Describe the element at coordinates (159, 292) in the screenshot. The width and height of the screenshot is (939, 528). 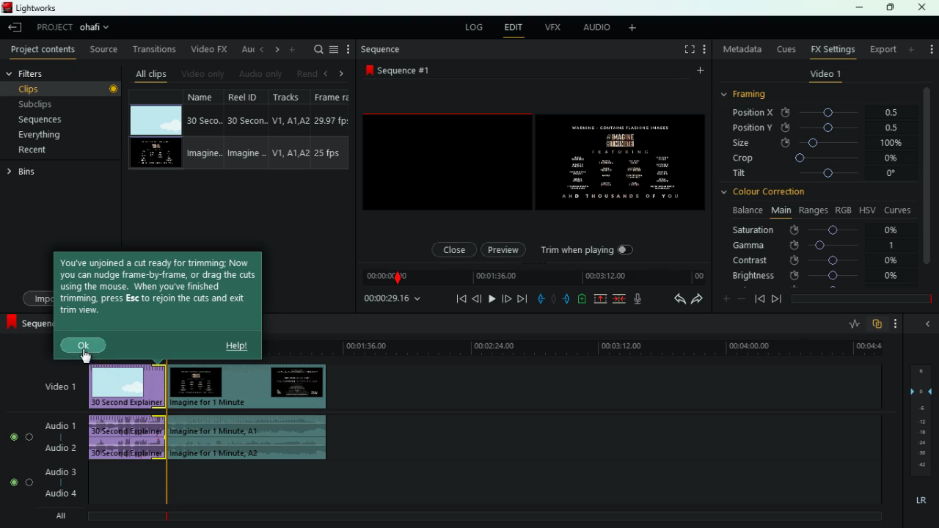
I see `message` at that location.